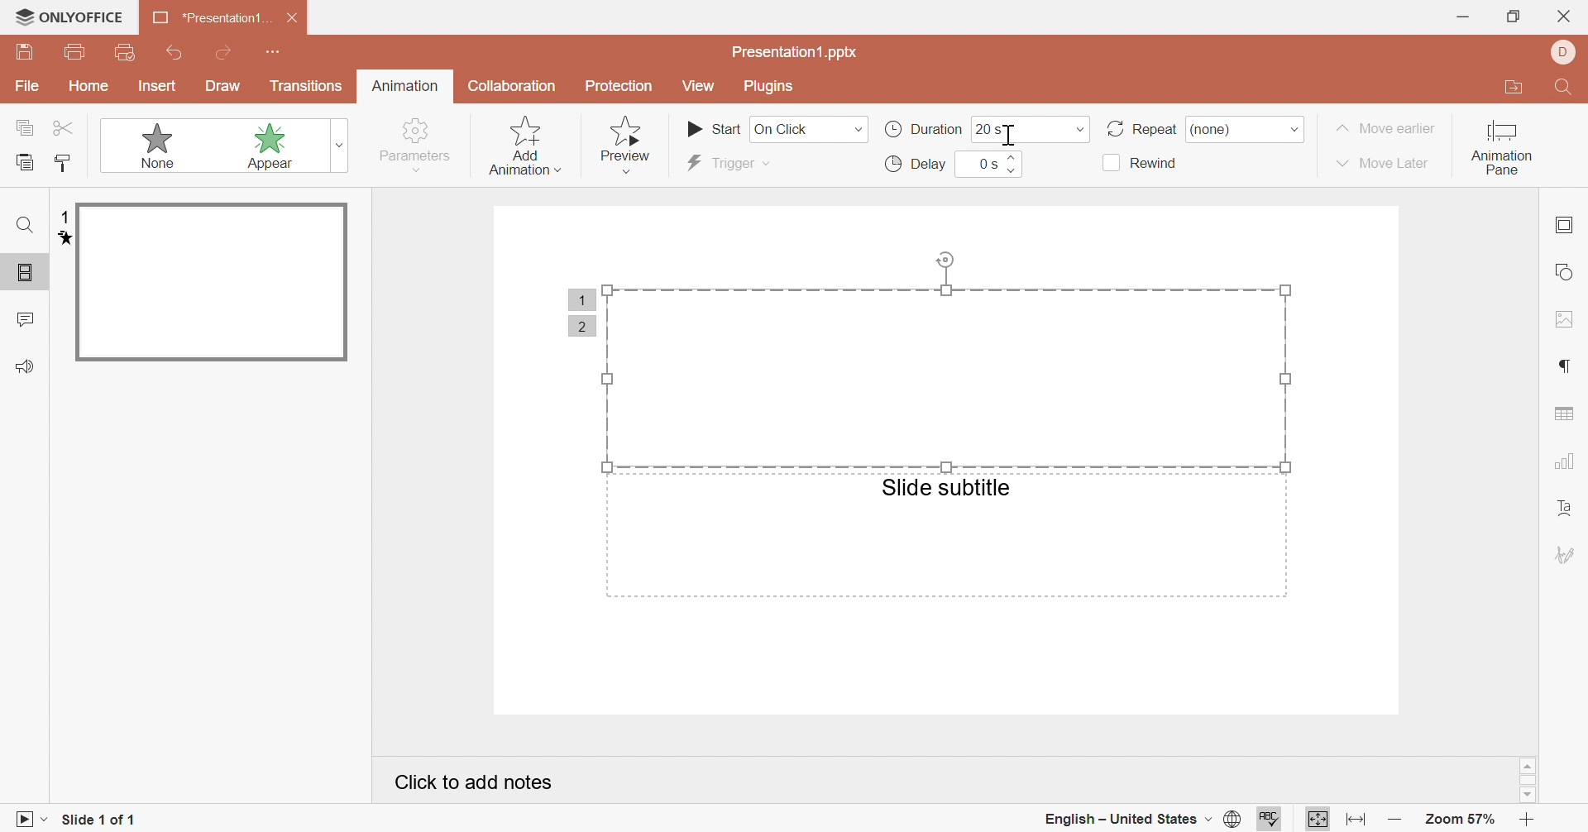  What do you see at coordinates (1511, 16) in the screenshot?
I see `restore down` at bounding box center [1511, 16].